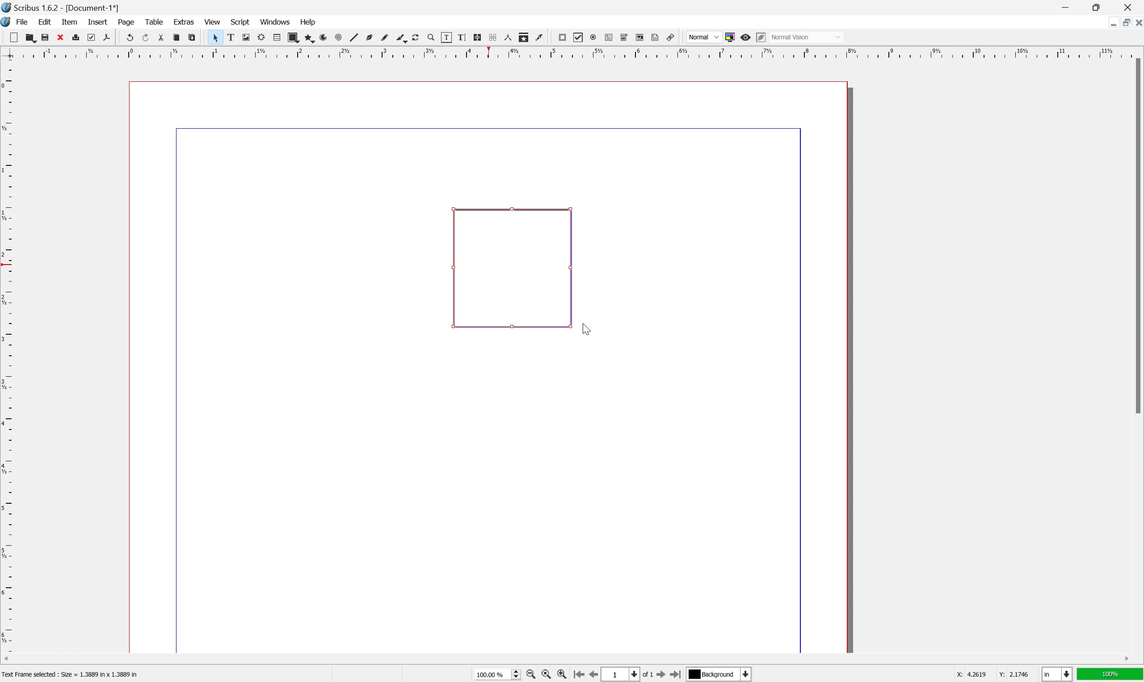  I want to click on page, so click(126, 22).